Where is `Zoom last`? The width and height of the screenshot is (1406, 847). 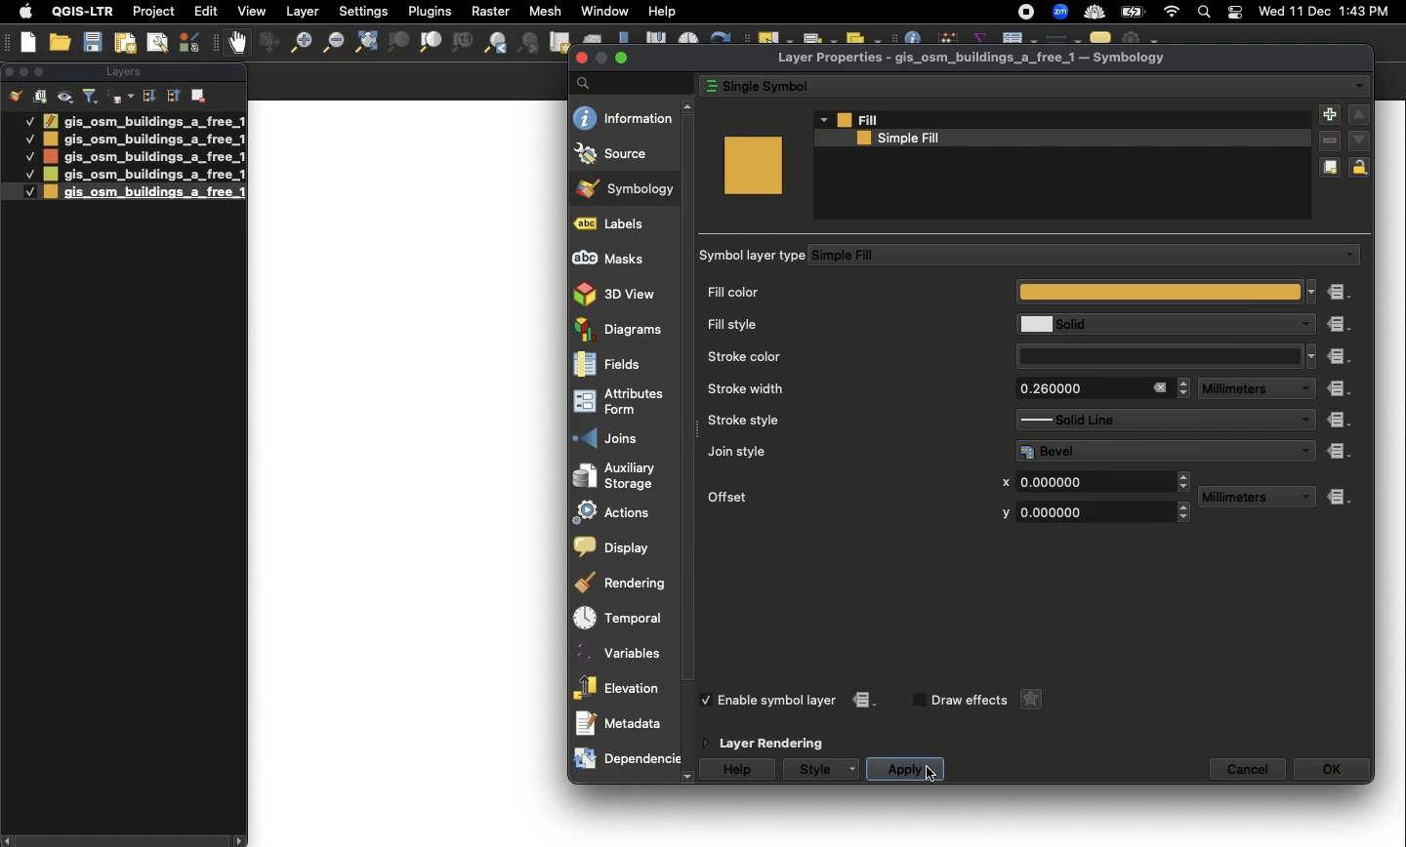 Zoom last is located at coordinates (495, 43).